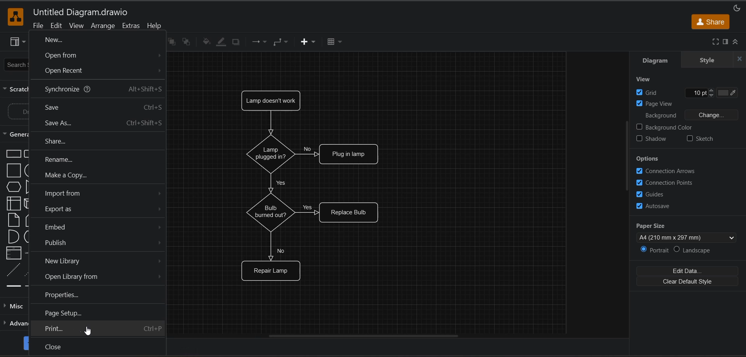 Image resolution: width=746 pixels, height=357 pixels. What do you see at coordinates (695, 251) in the screenshot?
I see `landscape` at bounding box center [695, 251].